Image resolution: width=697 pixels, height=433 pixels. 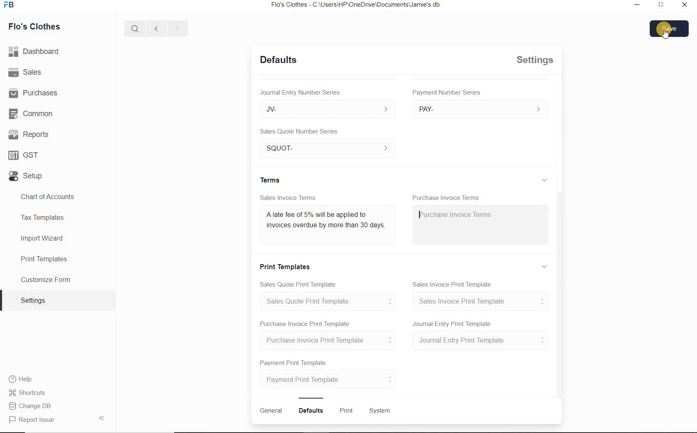 What do you see at coordinates (278, 59) in the screenshot?
I see `Defaults` at bounding box center [278, 59].